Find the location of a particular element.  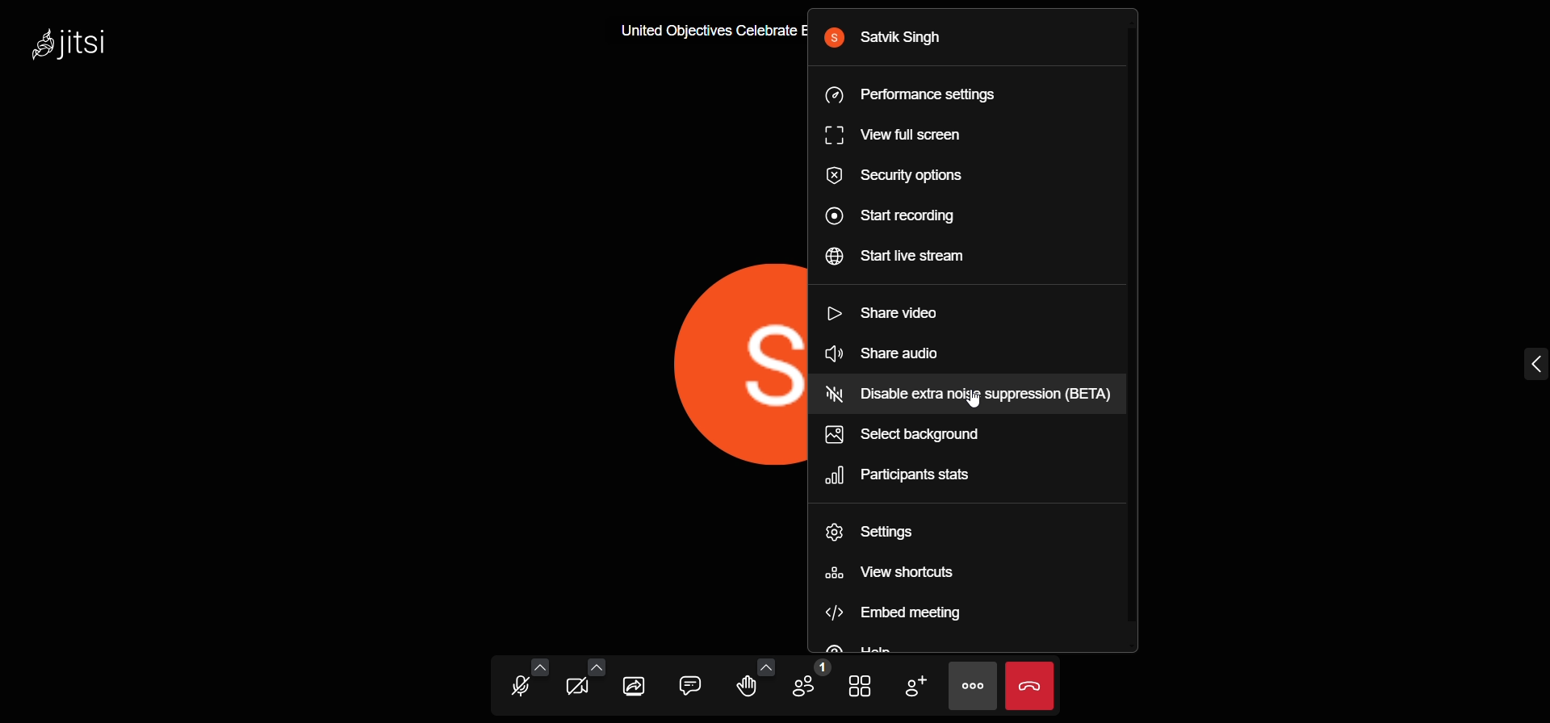

security option is located at coordinates (898, 173).